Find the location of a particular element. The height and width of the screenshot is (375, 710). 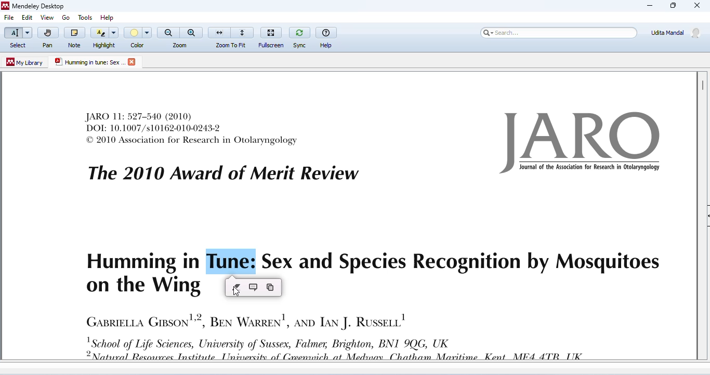

file is located at coordinates (9, 18).